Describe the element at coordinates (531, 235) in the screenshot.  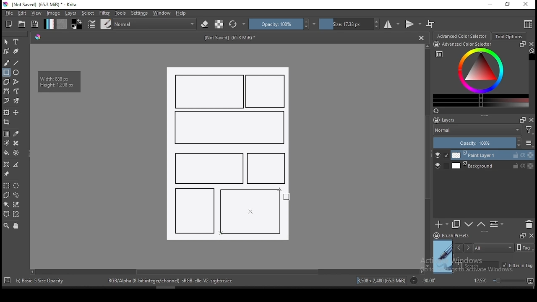
I see `close docker` at that location.